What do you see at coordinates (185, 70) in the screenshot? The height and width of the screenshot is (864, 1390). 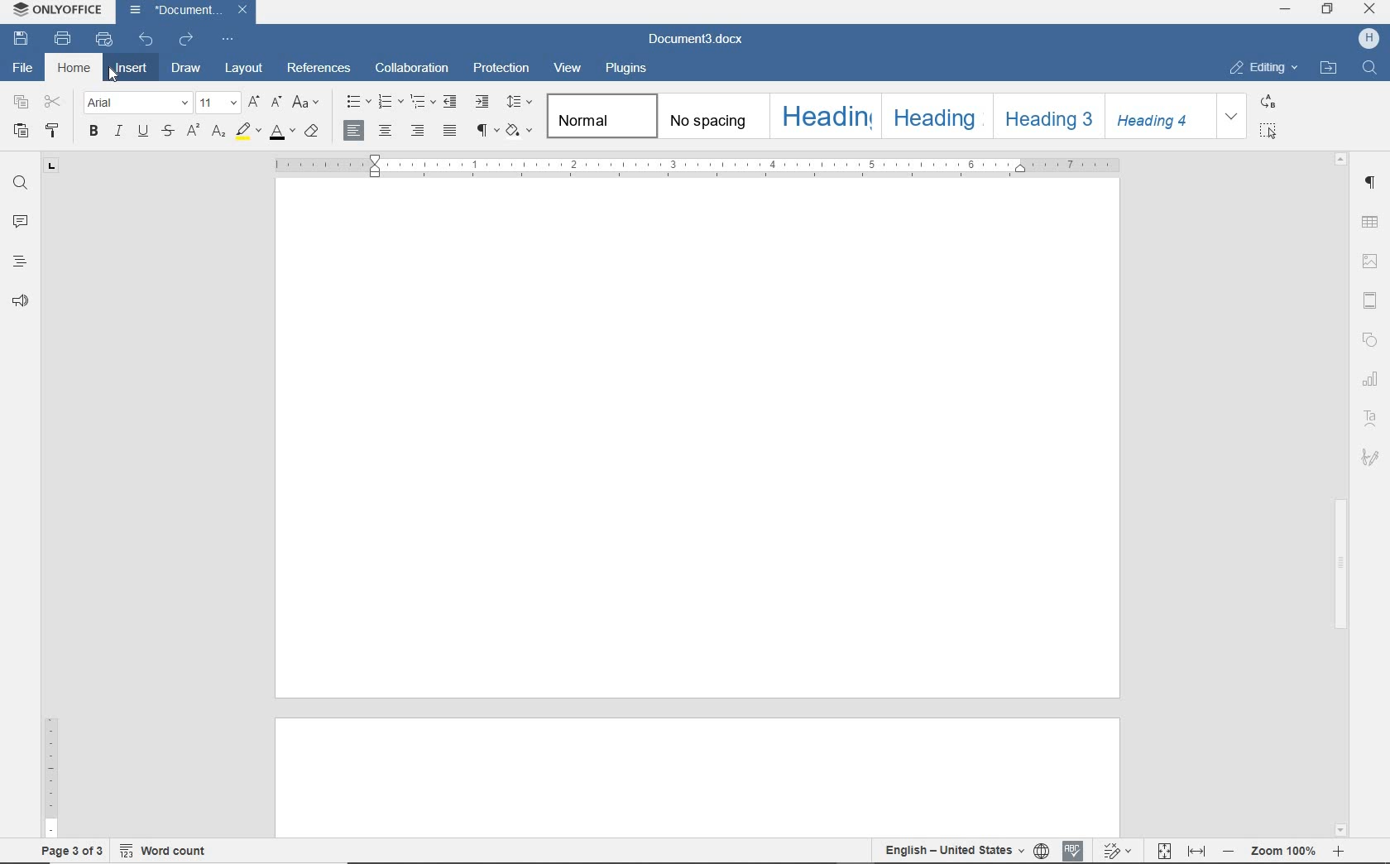 I see `DRAW` at bounding box center [185, 70].